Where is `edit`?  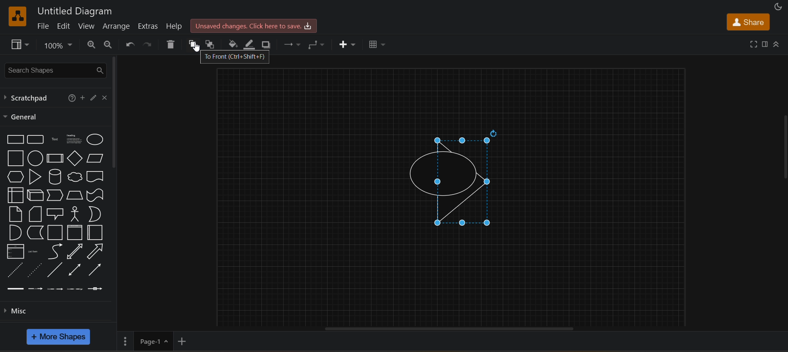 edit is located at coordinates (92, 97).